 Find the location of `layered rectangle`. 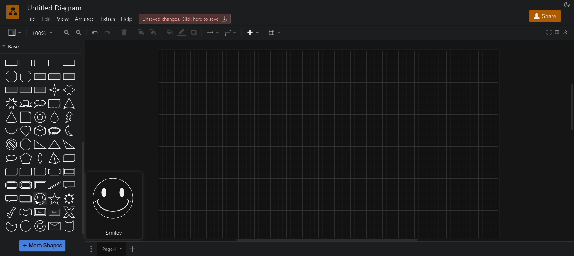

layered rectangle is located at coordinates (25, 199).